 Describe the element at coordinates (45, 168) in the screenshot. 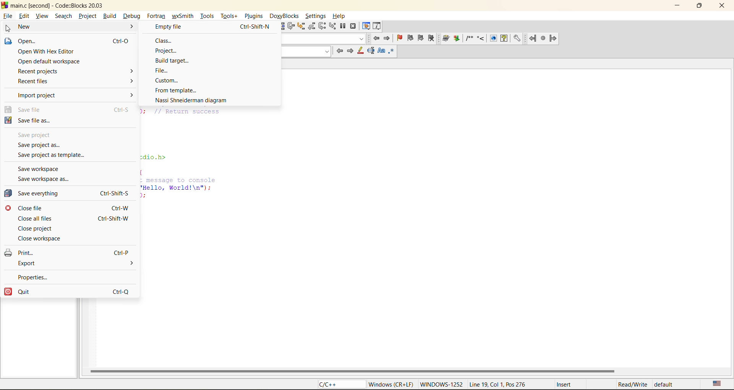

I see `save workspace` at that location.